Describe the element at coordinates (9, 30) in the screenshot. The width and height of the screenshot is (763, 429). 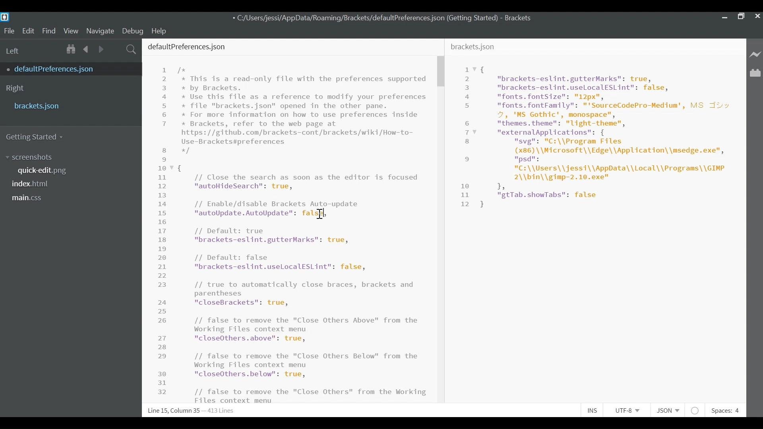
I see `File` at that location.